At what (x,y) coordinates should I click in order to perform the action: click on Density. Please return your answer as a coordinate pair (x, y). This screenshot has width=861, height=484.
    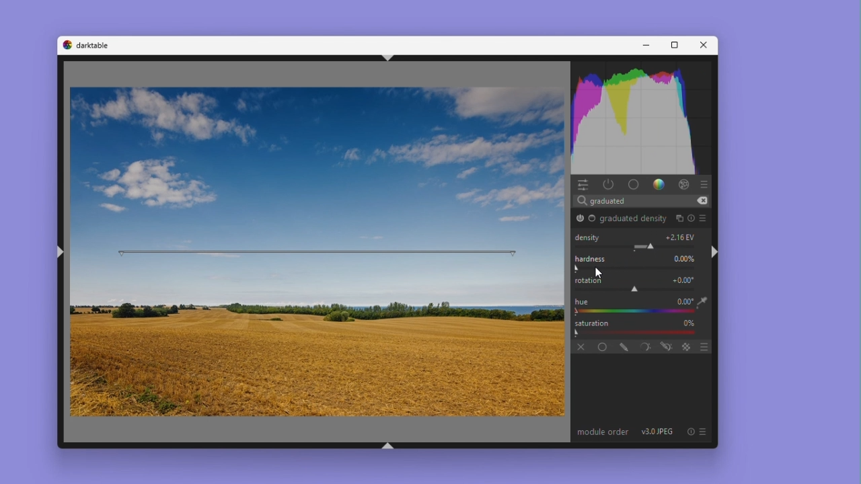
    Looking at the image, I should click on (589, 237).